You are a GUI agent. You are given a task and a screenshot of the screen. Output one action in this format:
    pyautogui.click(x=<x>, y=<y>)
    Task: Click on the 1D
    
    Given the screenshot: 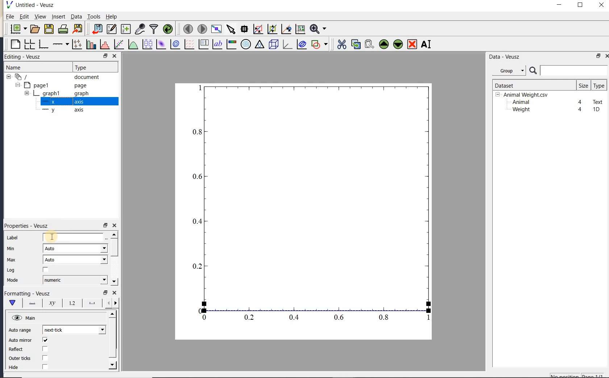 What is the action you would take?
    pyautogui.click(x=596, y=109)
    